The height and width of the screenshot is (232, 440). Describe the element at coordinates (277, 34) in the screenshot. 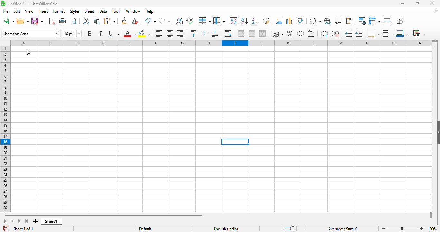

I see `format as currency` at that location.